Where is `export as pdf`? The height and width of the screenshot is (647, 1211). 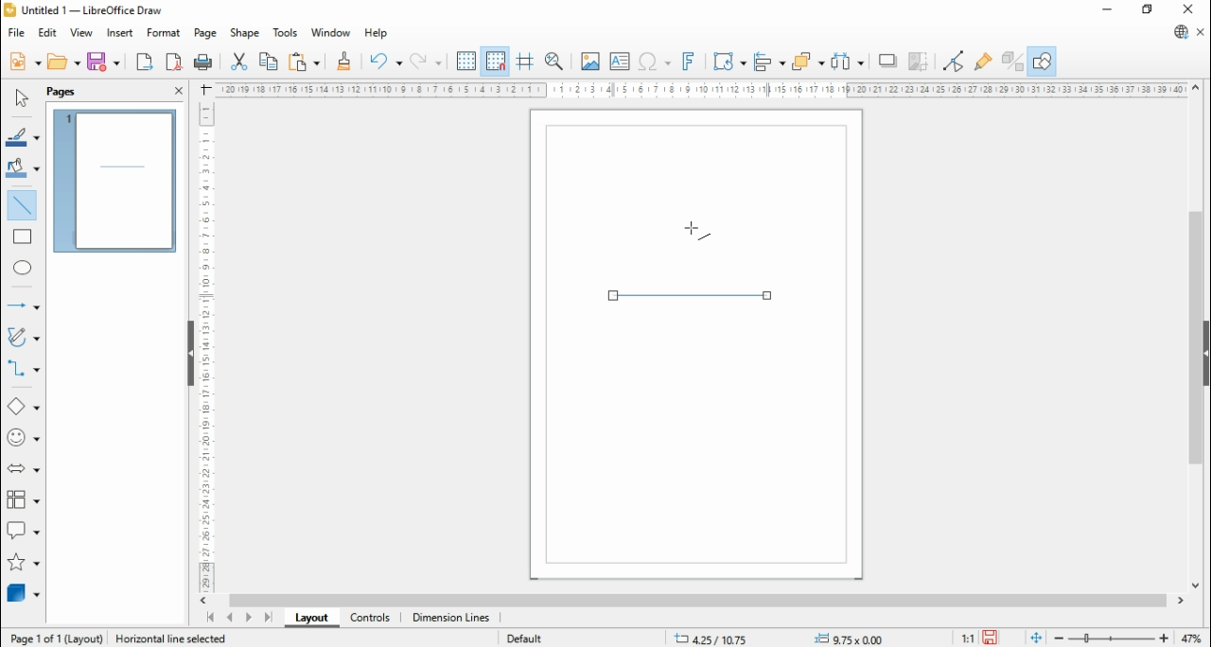 export as pdf is located at coordinates (175, 62).